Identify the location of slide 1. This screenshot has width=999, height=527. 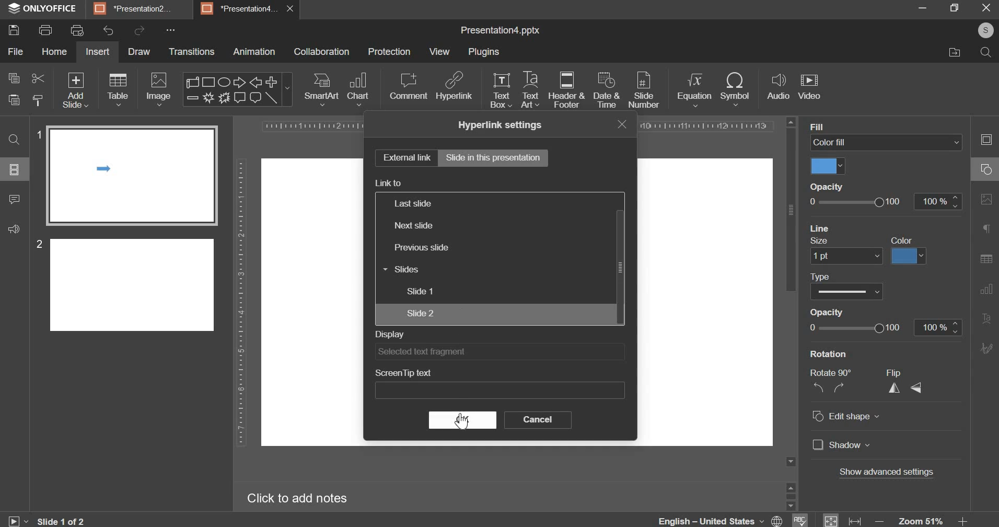
(420, 291).